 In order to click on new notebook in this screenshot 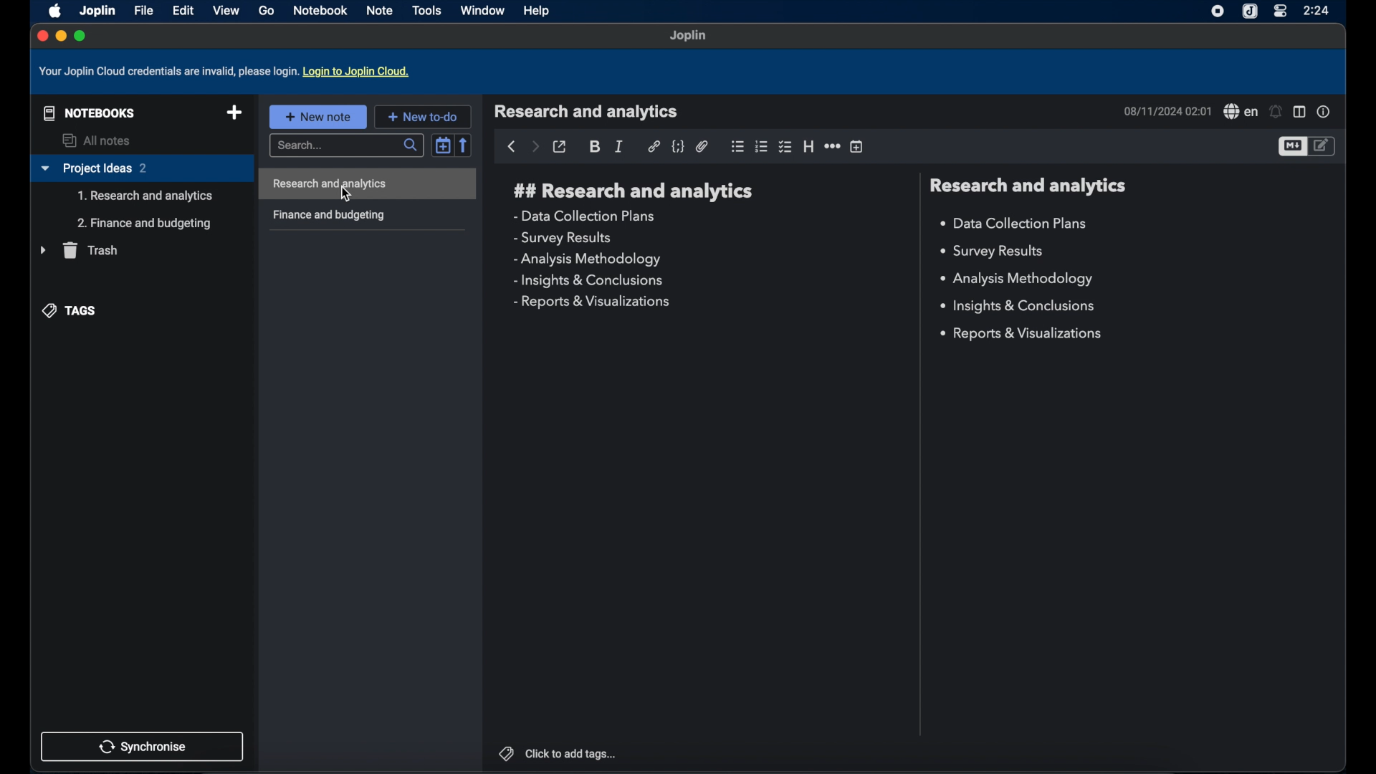, I will do `click(234, 113)`.